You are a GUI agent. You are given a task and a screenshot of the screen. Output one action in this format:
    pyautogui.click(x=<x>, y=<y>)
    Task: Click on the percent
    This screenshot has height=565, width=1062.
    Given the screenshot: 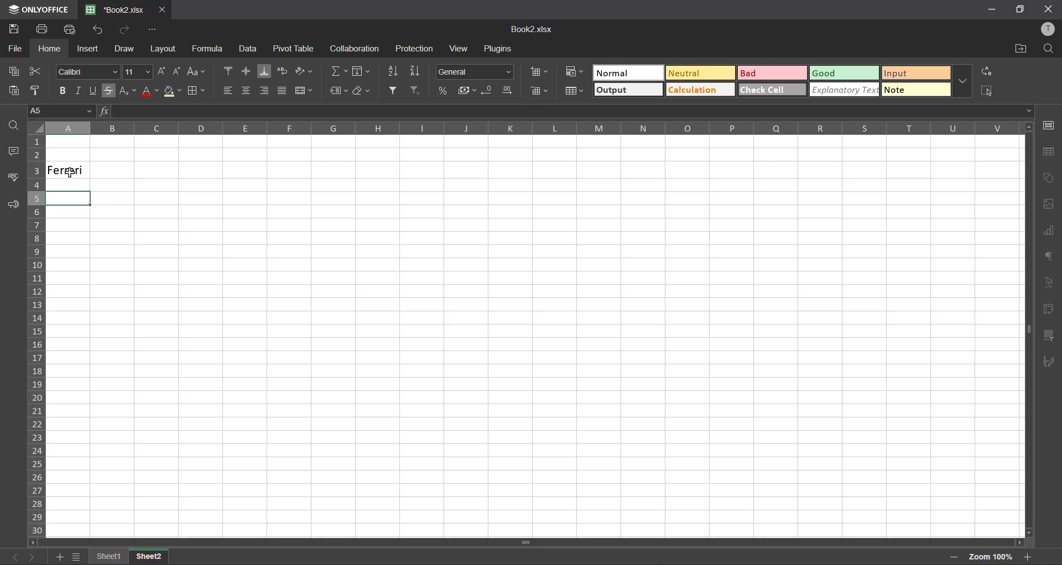 What is the action you would take?
    pyautogui.click(x=441, y=91)
    